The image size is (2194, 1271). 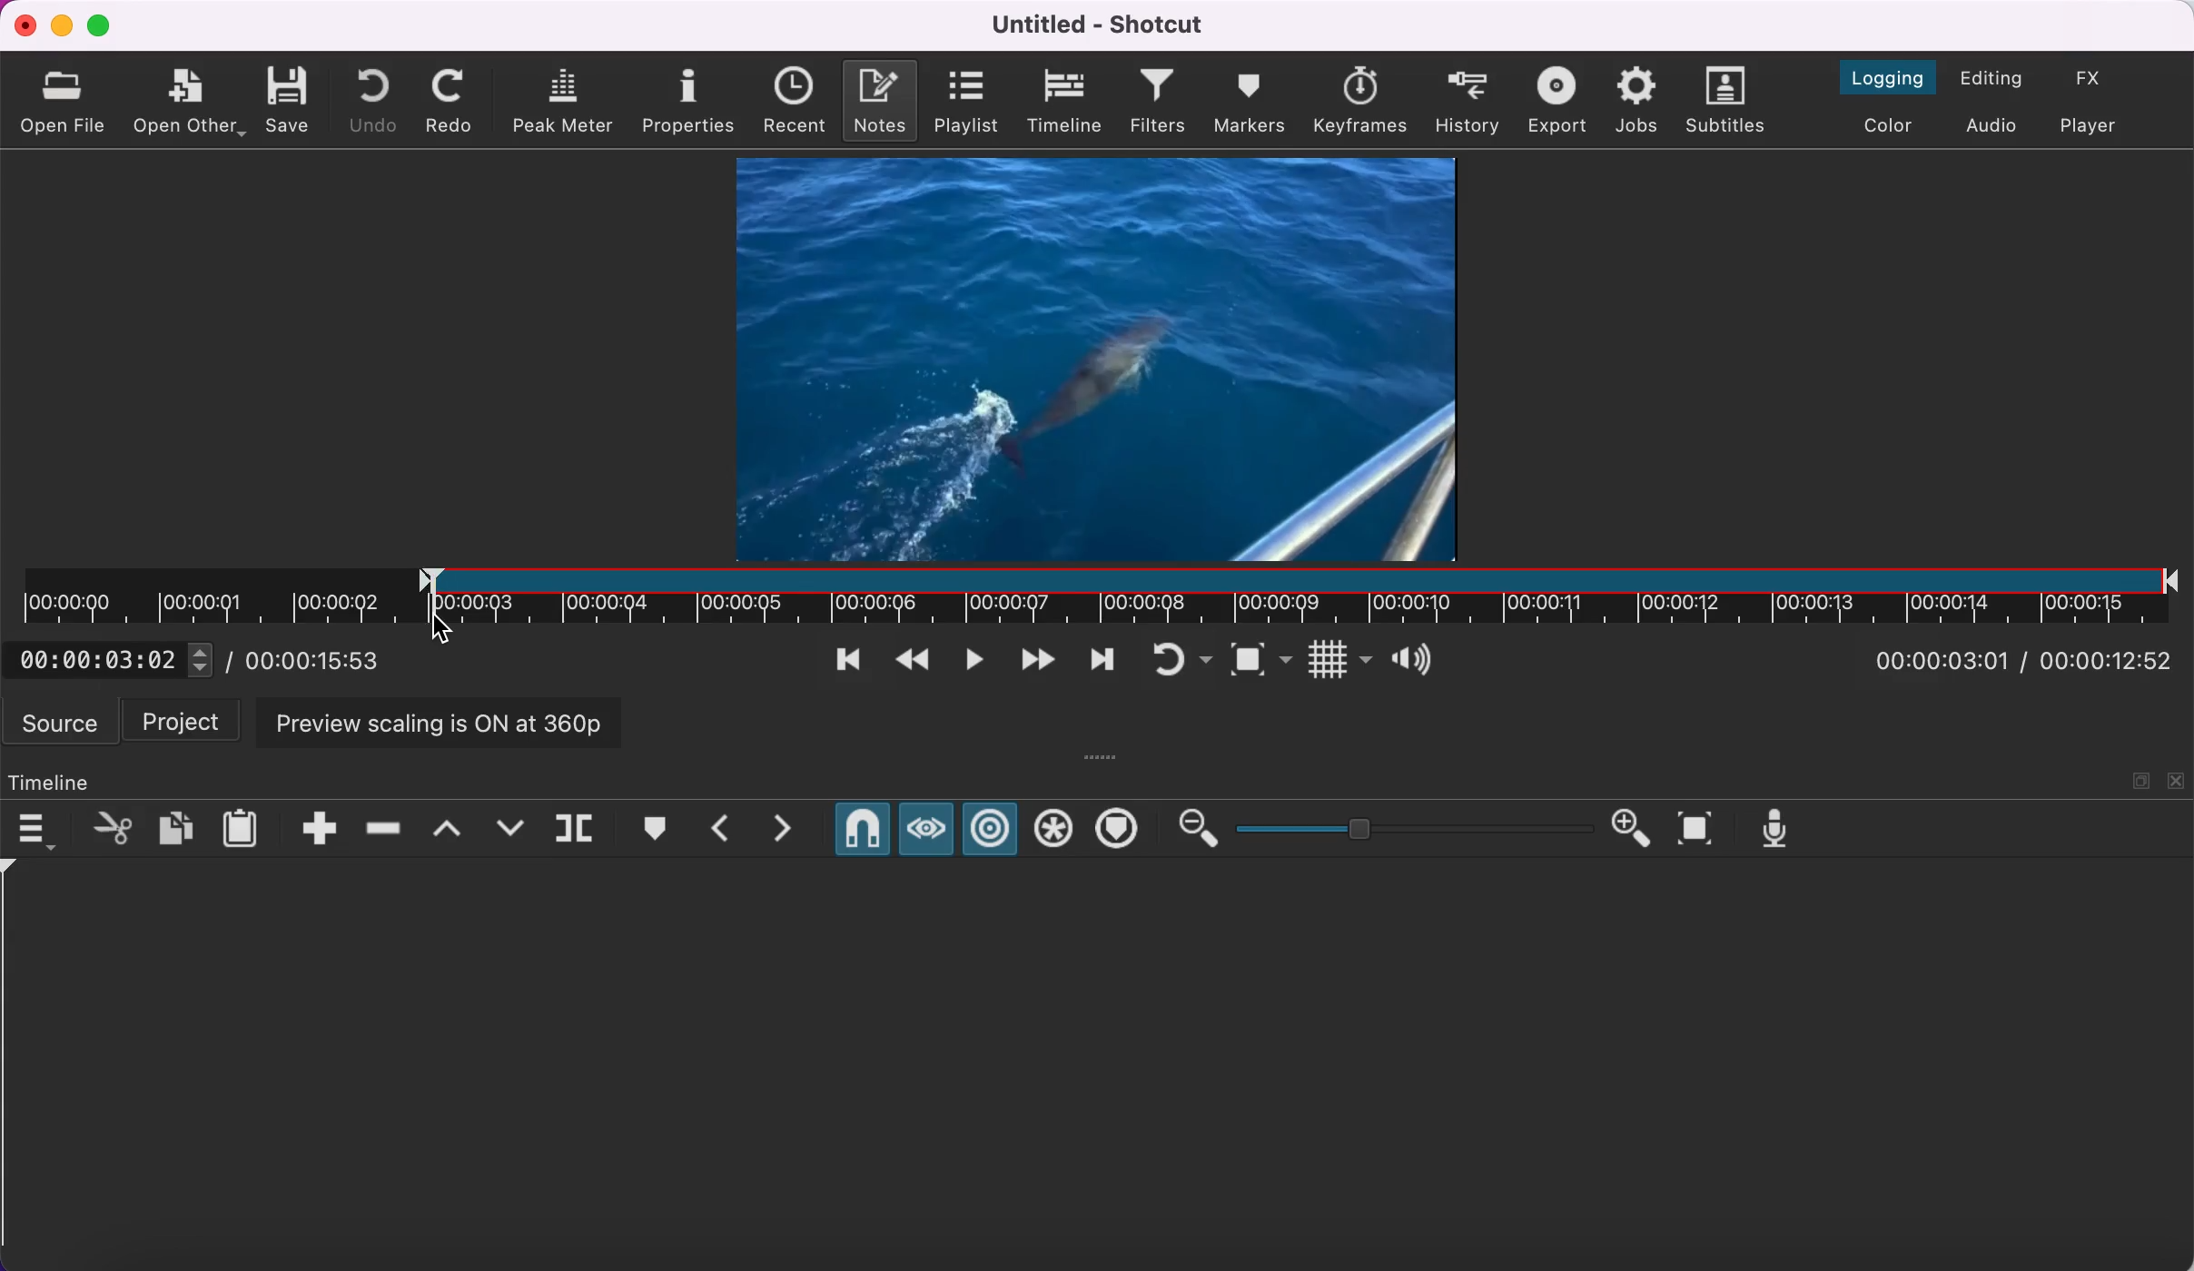 What do you see at coordinates (108, 825) in the screenshot?
I see `cut` at bounding box center [108, 825].